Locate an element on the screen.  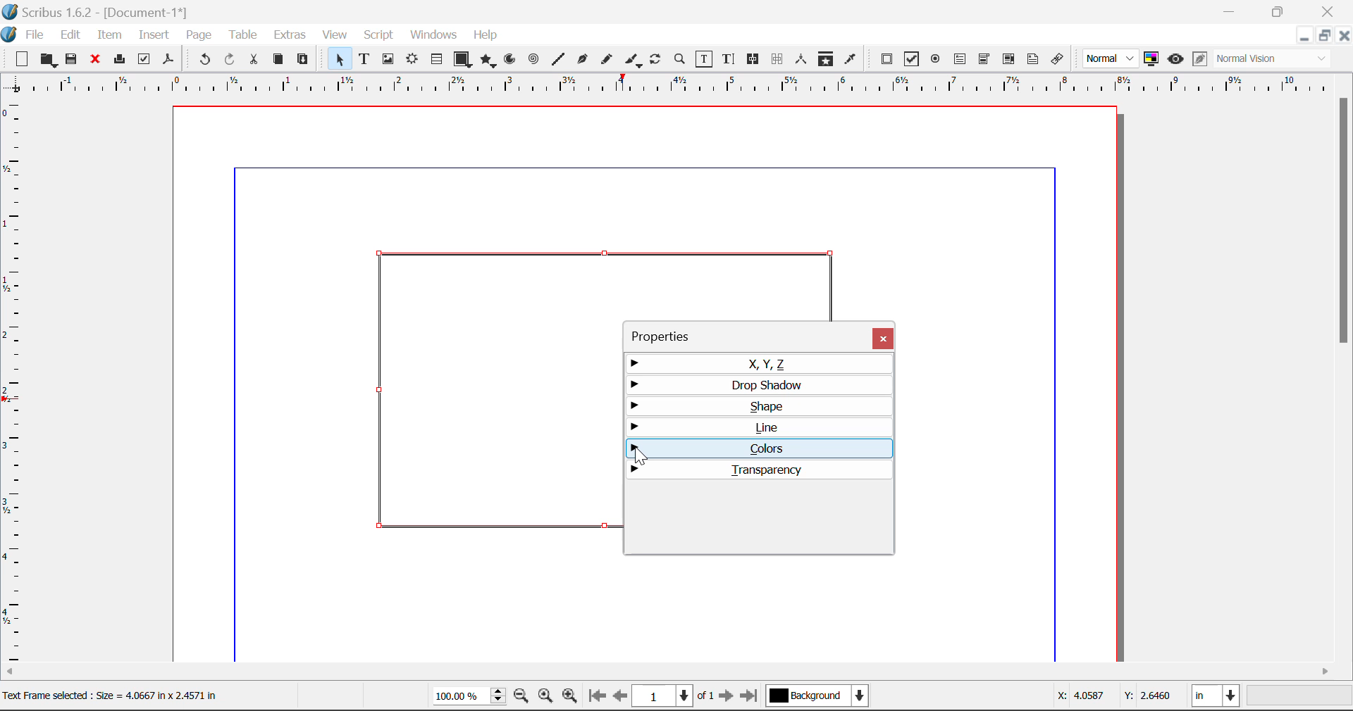
Link Annotation is located at coordinates (1056, 59).